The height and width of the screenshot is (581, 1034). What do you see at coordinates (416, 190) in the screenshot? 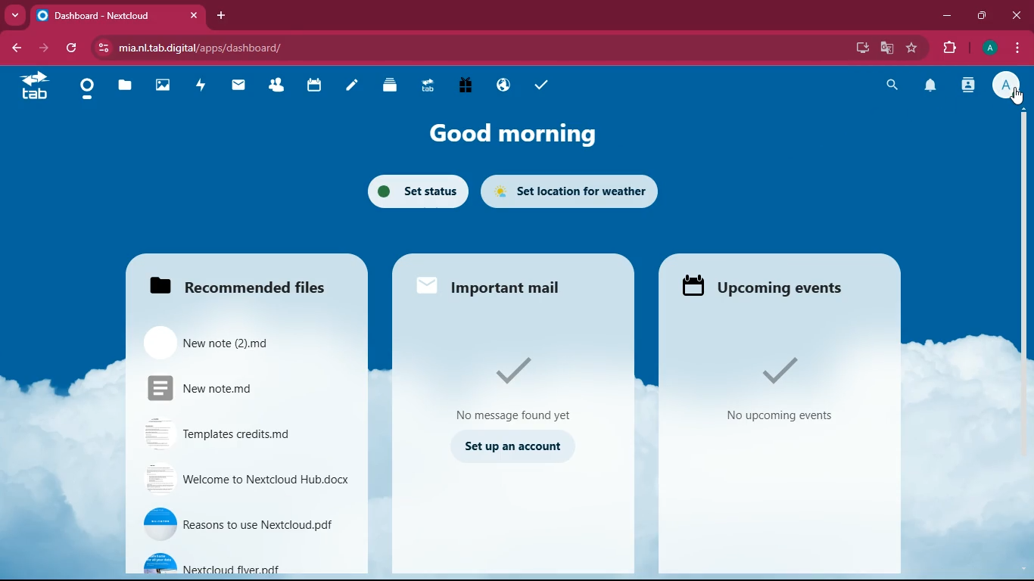
I see `set status` at bounding box center [416, 190].